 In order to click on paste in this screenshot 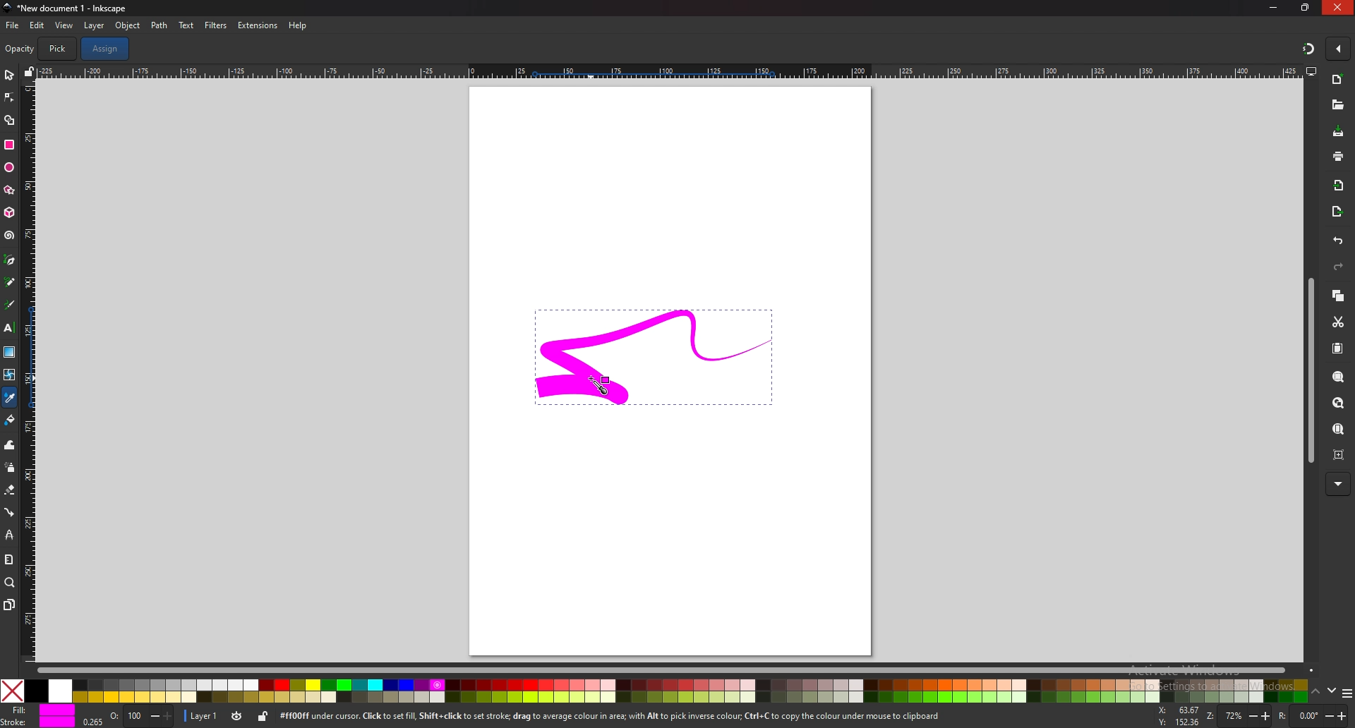, I will do `click(1340, 347)`.